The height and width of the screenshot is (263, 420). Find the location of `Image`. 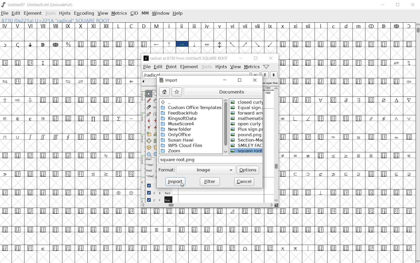

Image is located at coordinates (207, 170).